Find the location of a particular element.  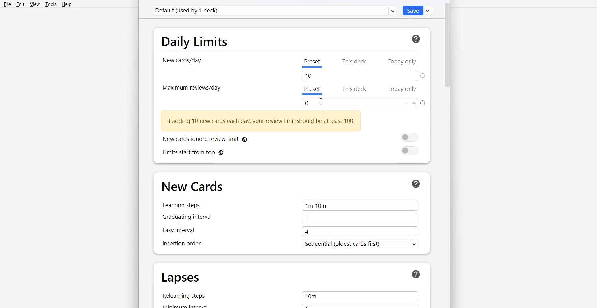

Preset is located at coordinates (312, 64).